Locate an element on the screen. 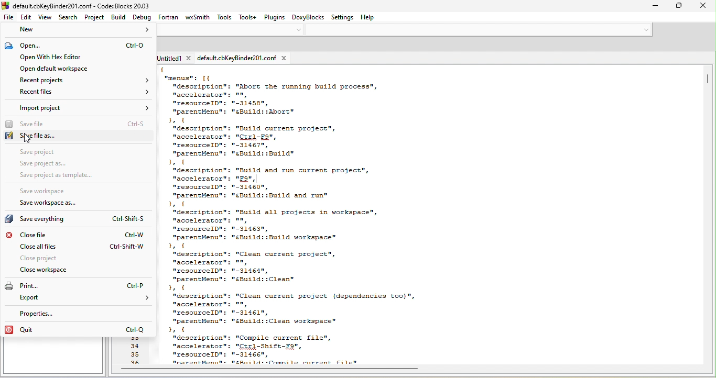  properties is located at coordinates (47, 316).